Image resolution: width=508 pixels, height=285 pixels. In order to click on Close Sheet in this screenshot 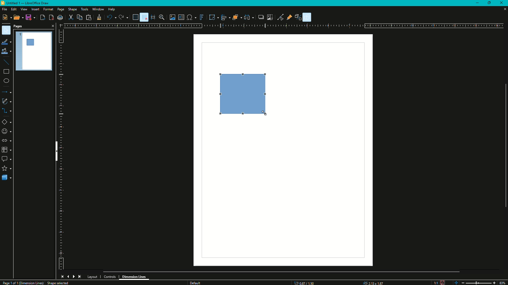, I will do `click(503, 10)`.